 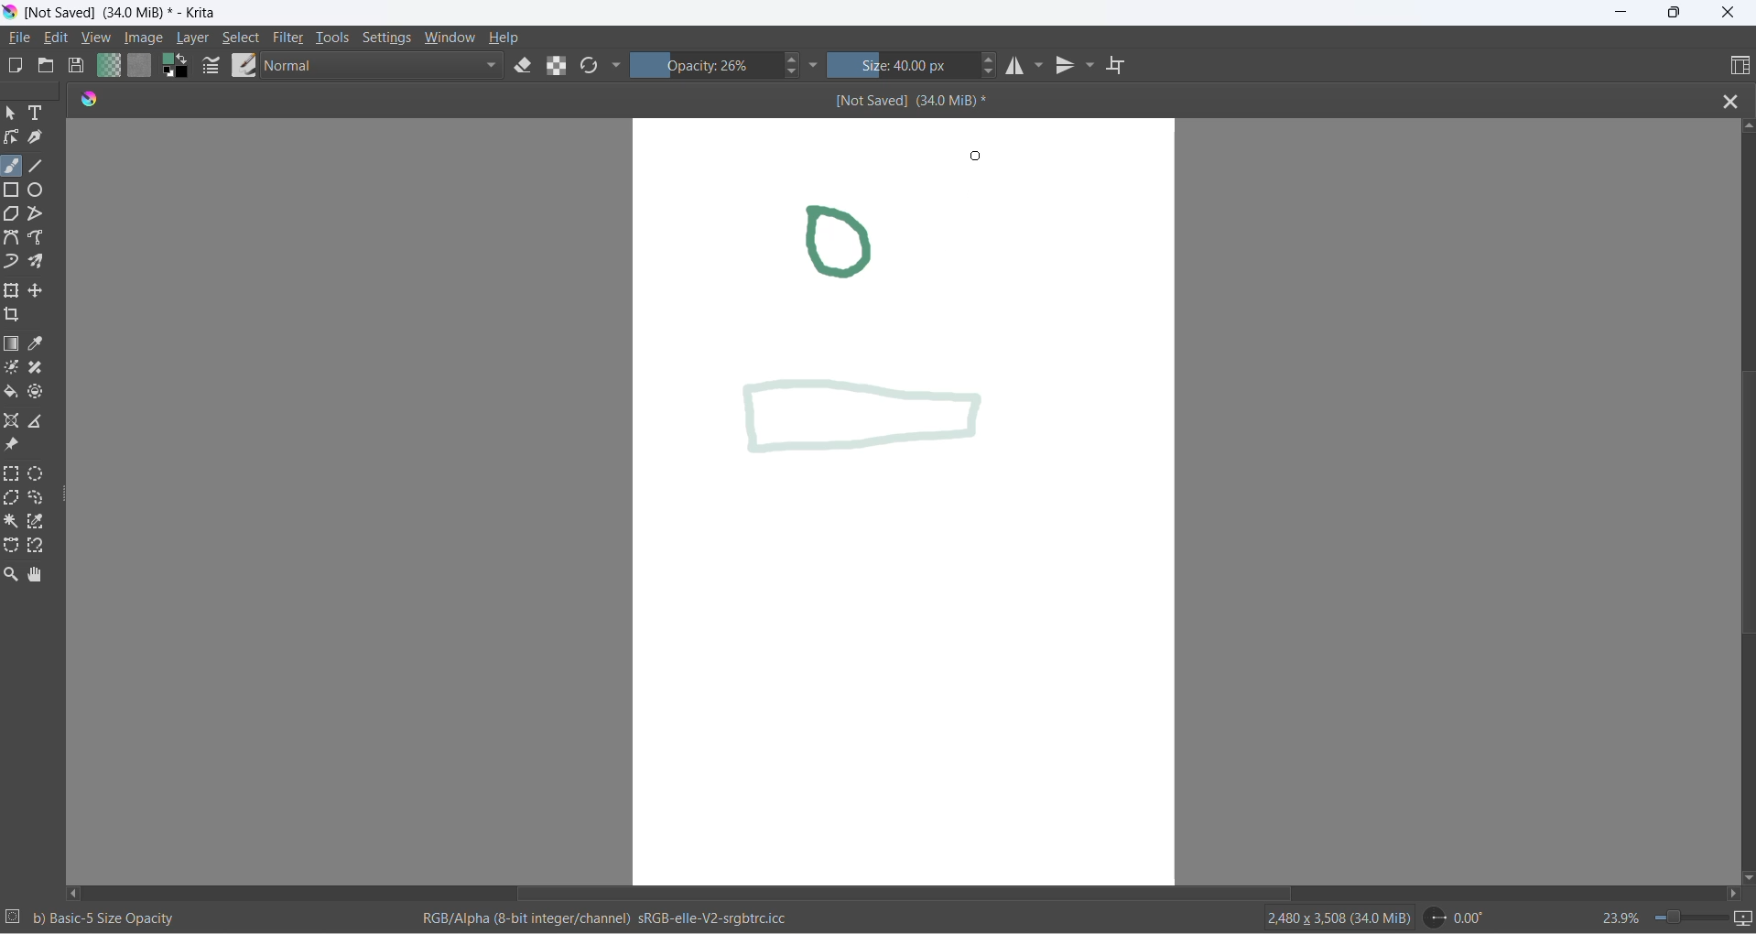 What do you see at coordinates (142, 65) in the screenshot?
I see `fill patterns` at bounding box center [142, 65].